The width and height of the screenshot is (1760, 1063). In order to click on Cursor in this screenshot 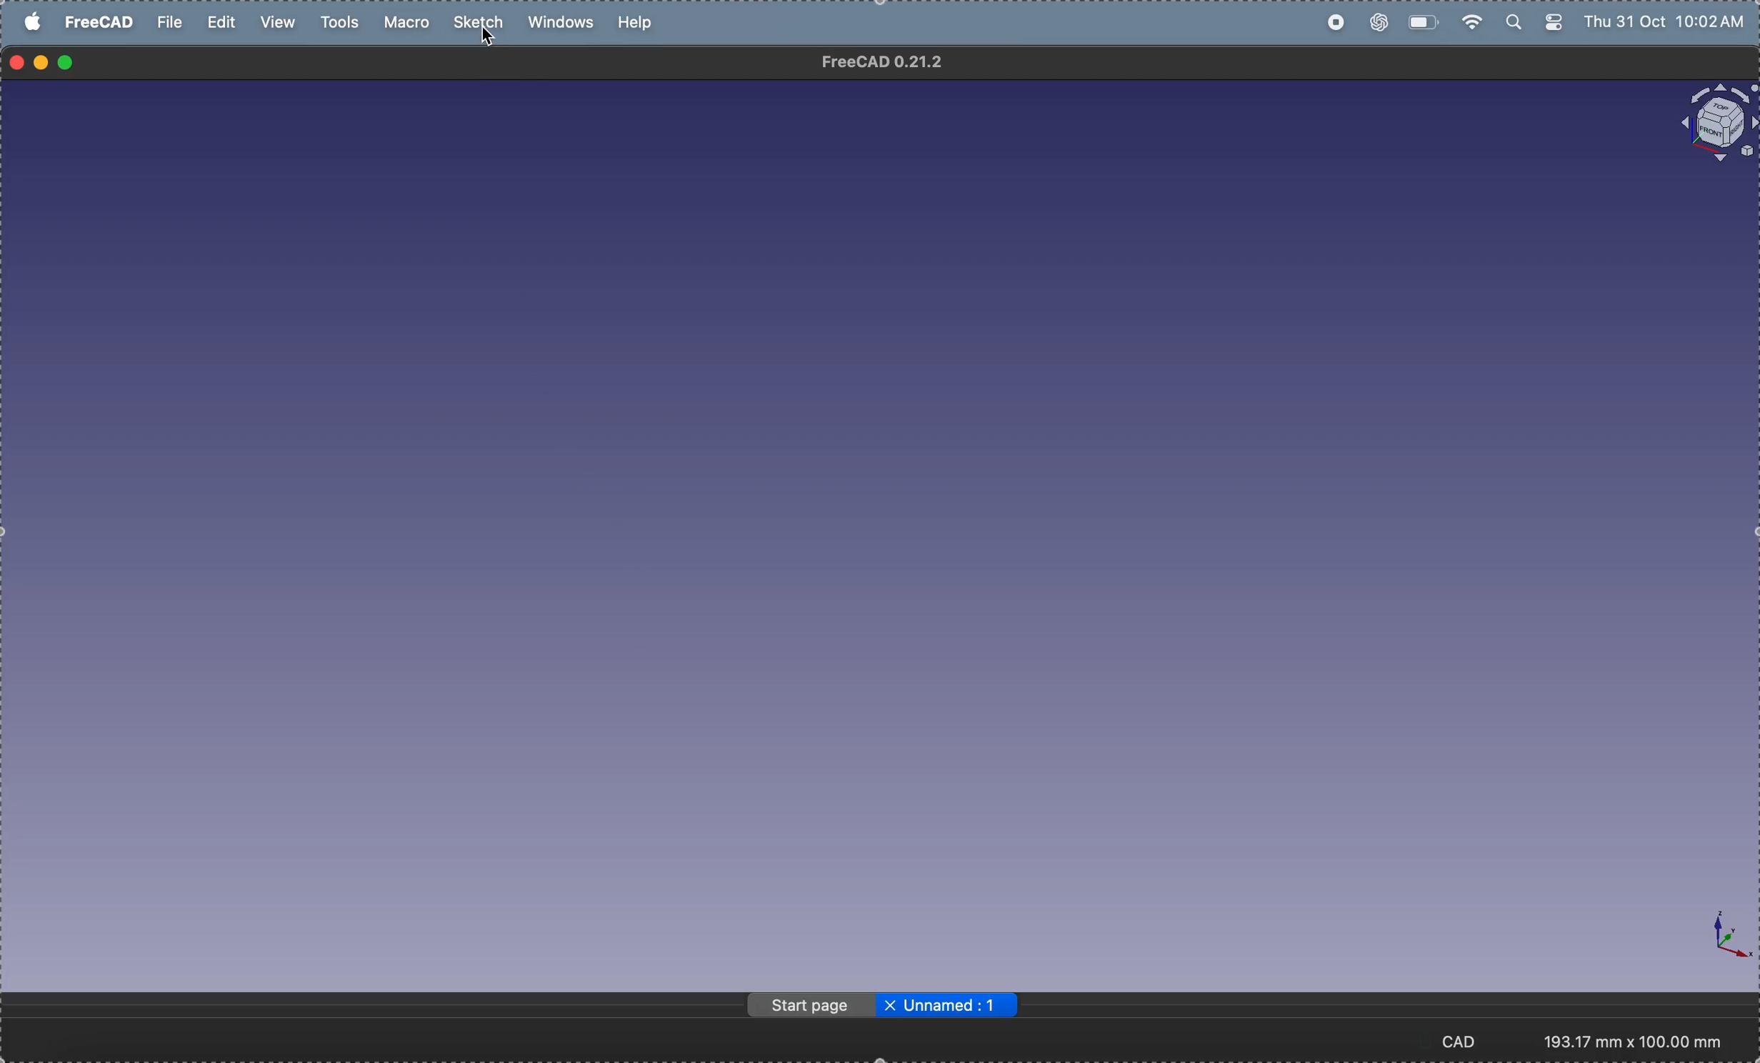, I will do `click(489, 40)`.